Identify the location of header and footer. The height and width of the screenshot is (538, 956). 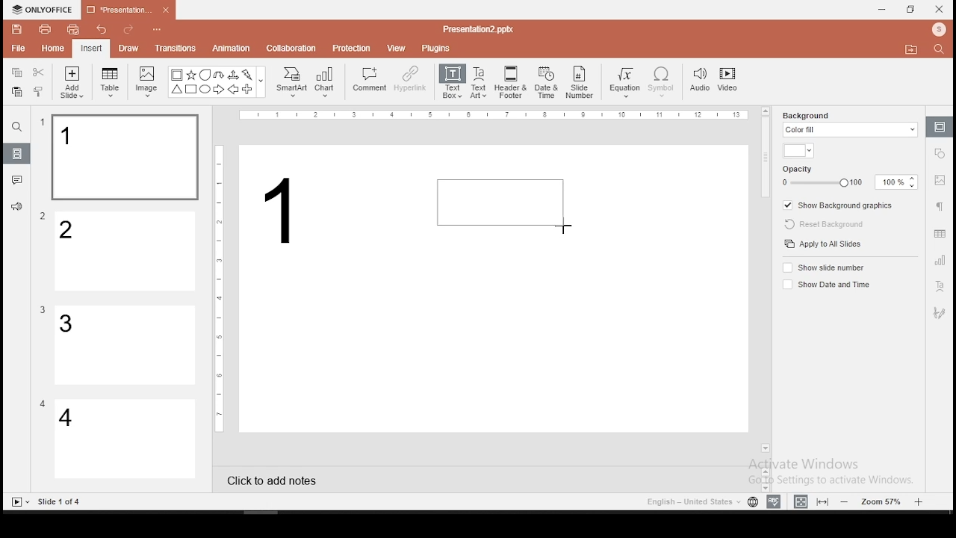
(512, 83).